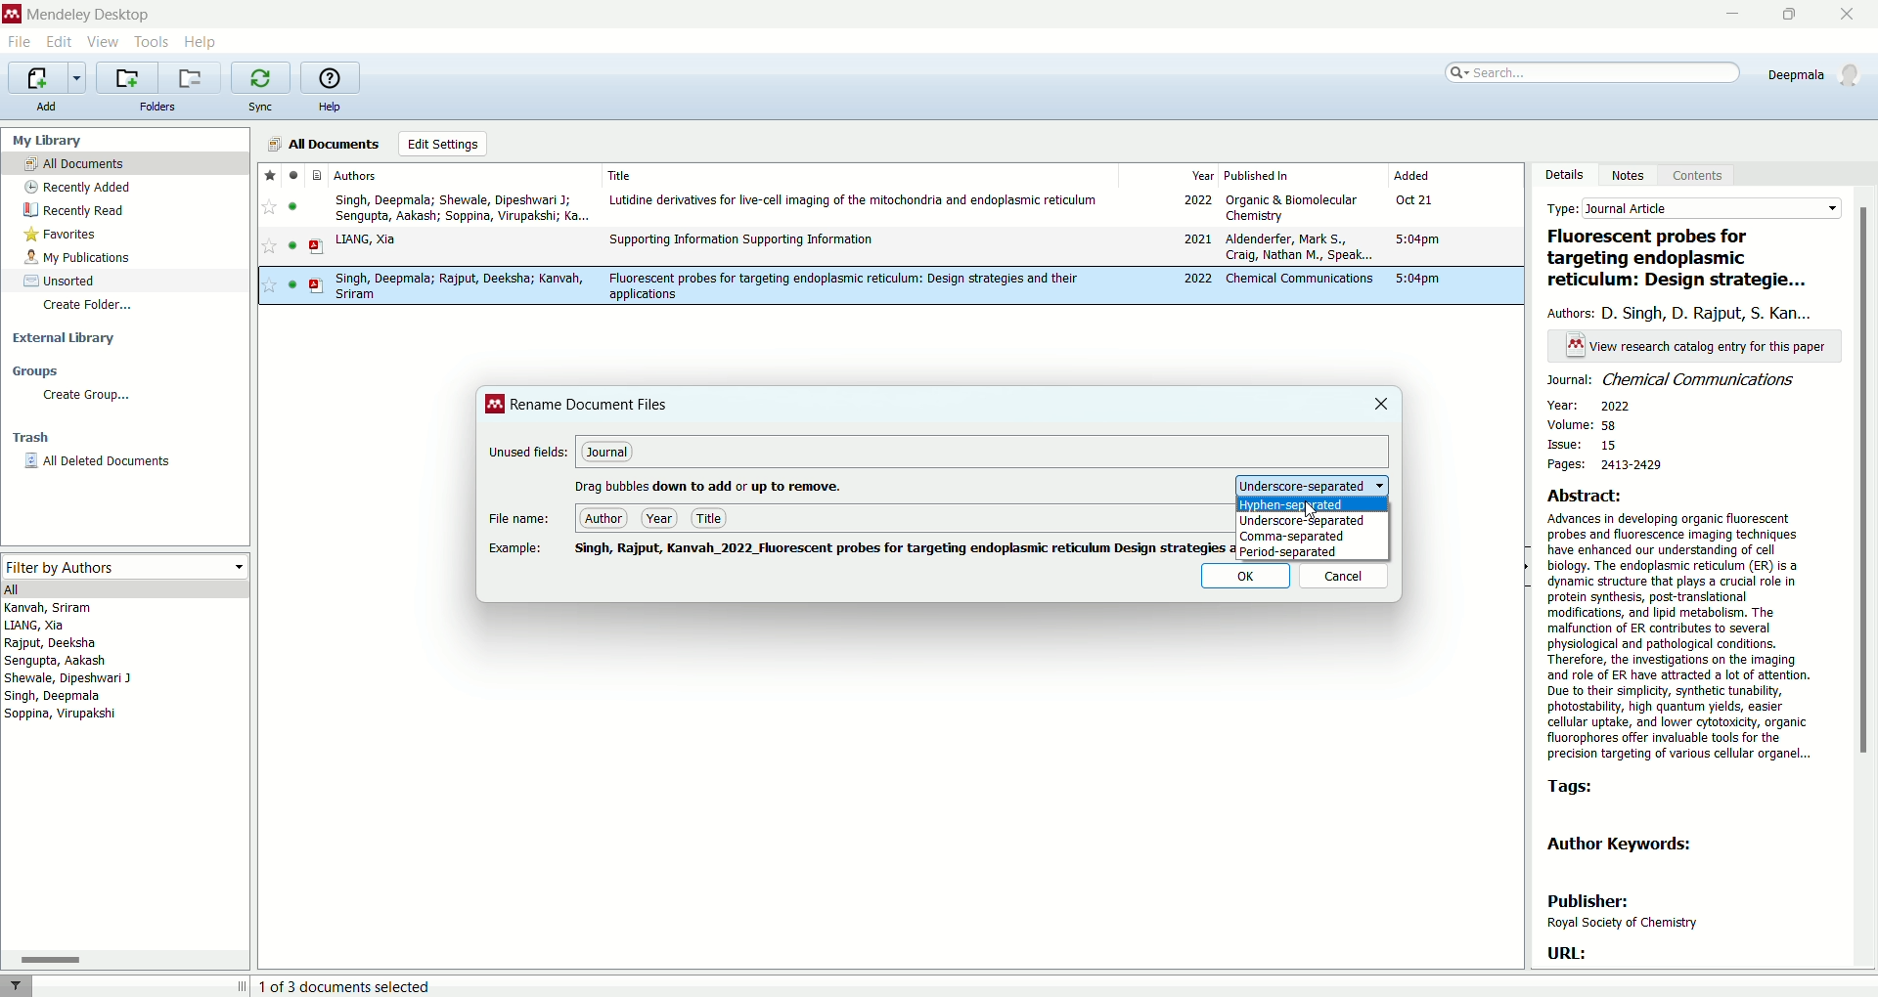  I want to click on Singh, Deepmala; Shewale, Dipeshwari J;
Sengupta, Aakash; Soppina, Virupakshi; Ka..., so click(458, 207).